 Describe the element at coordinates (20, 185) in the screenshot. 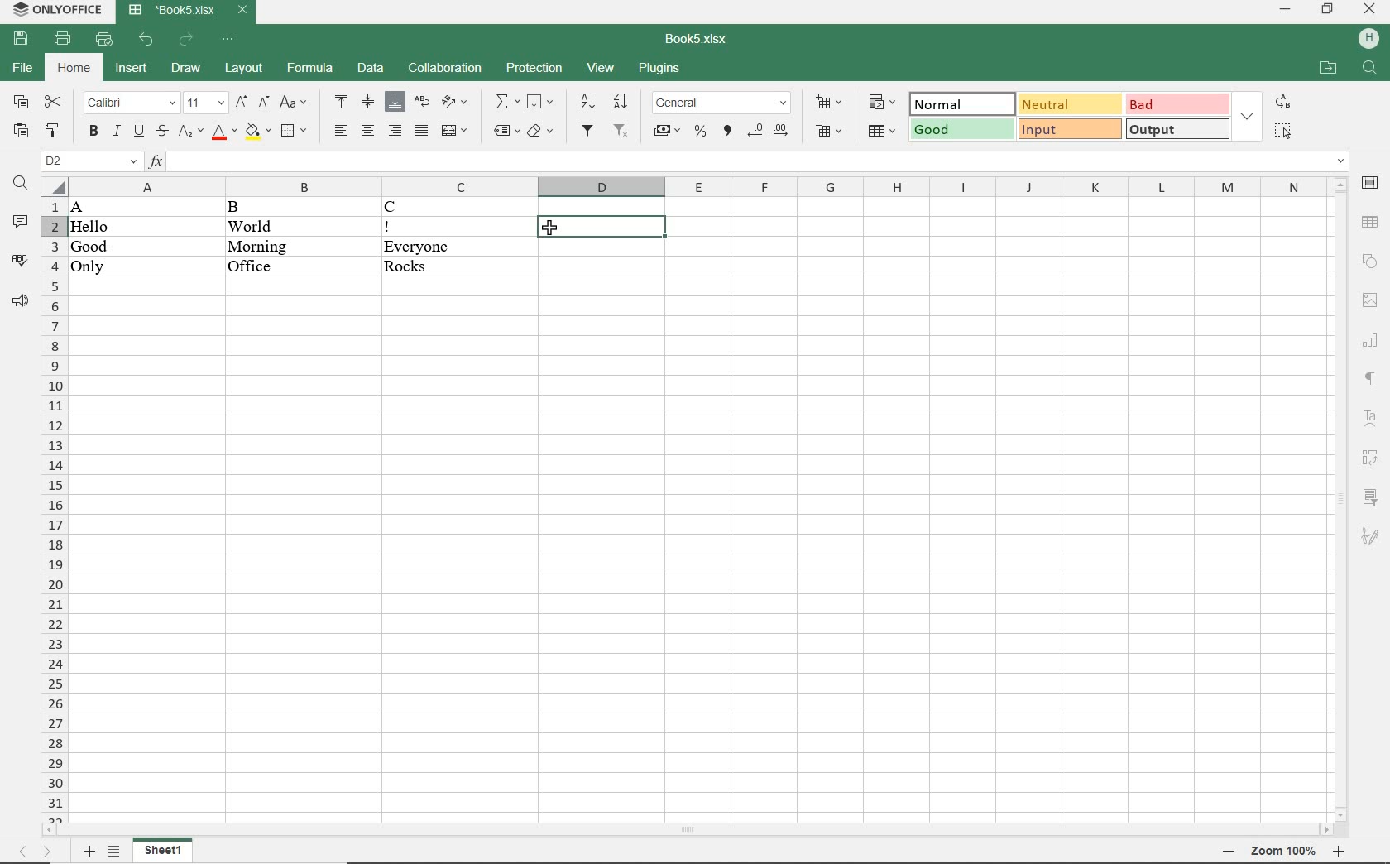

I see `find` at that location.